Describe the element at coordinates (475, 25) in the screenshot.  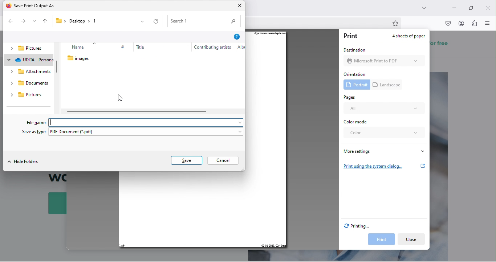
I see `extension` at that location.